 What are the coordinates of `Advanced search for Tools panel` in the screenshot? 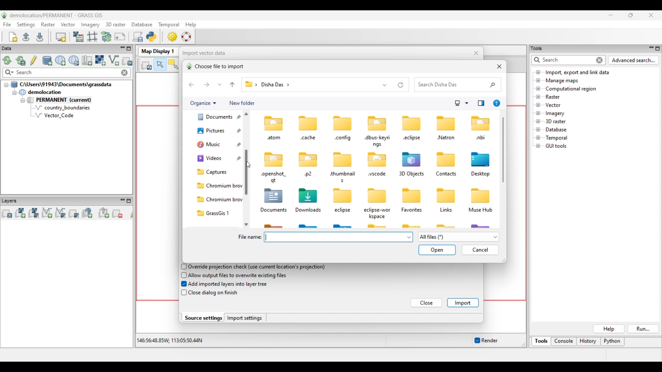 It's located at (634, 60).